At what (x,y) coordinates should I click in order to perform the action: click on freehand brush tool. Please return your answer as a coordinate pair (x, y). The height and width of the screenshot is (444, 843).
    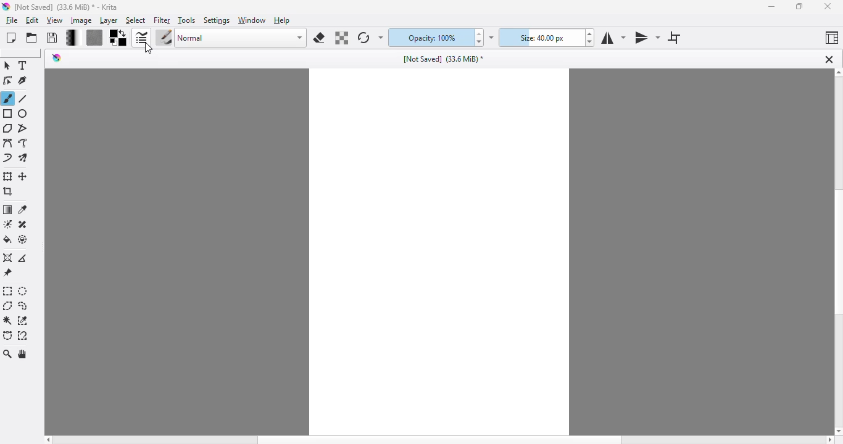
    Looking at the image, I should click on (8, 98).